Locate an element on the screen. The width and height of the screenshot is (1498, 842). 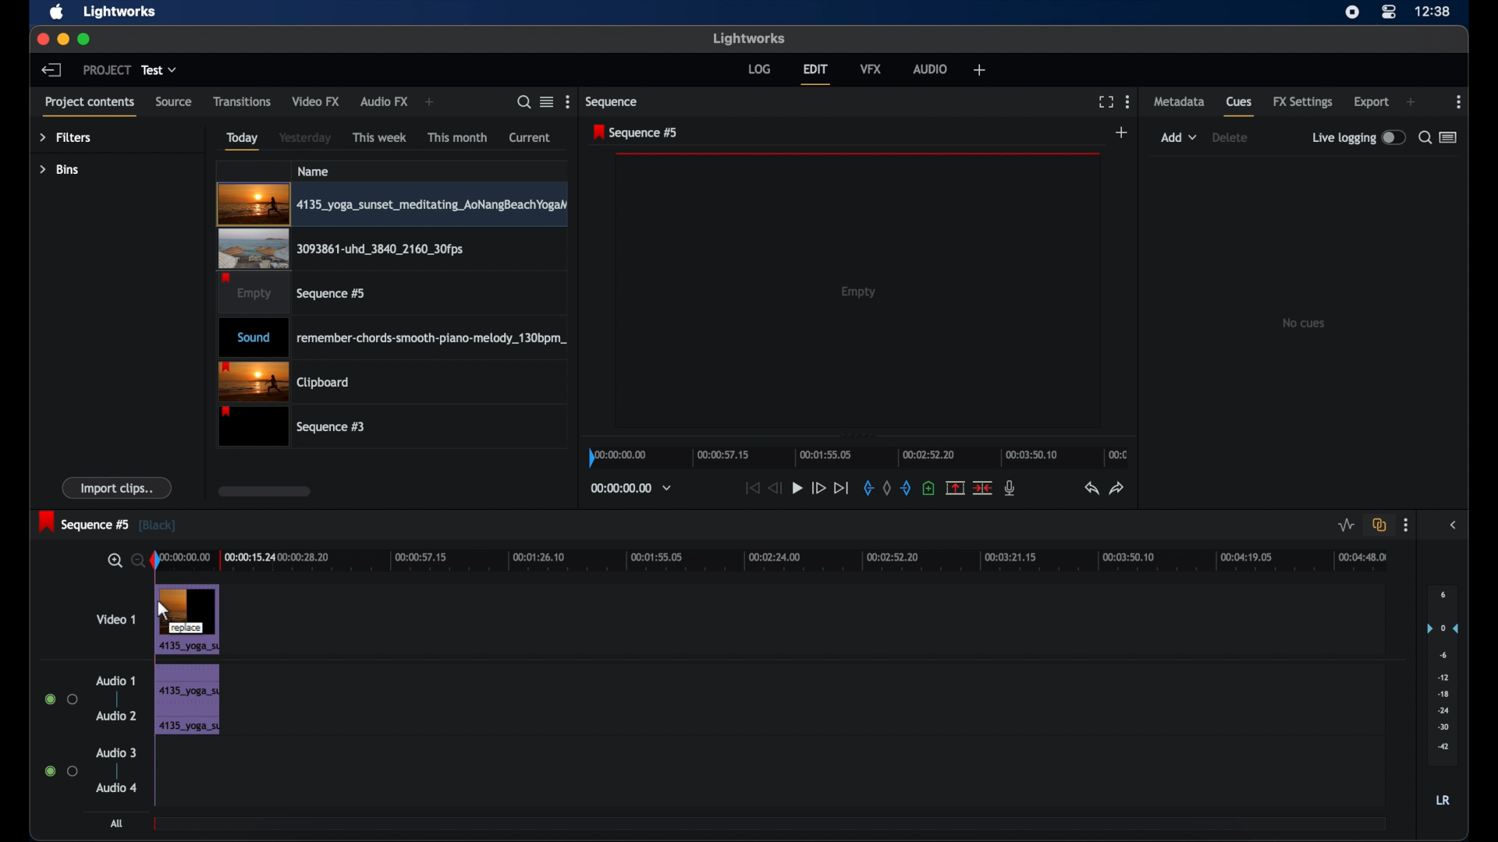
source is located at coordinates (173, 102).